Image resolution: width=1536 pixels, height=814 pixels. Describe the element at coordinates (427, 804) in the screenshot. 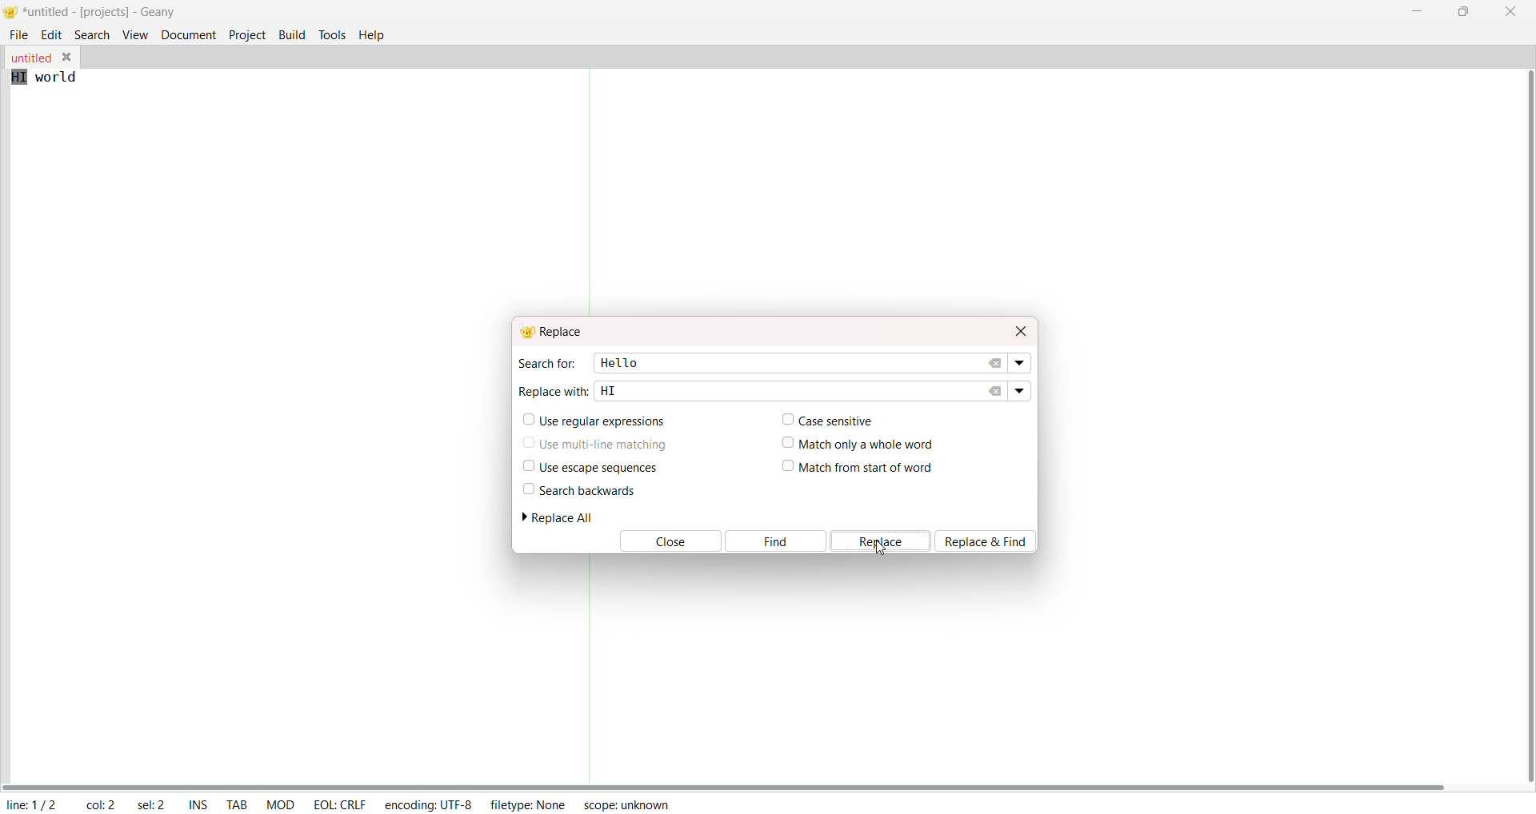

I see `encoding: UTF-8` at that location.